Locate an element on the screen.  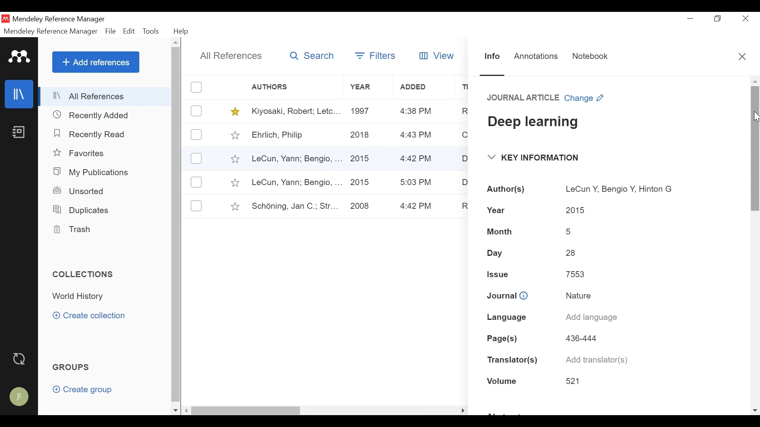
Horizontal Scroll bar is located at coordinates (246, 410).